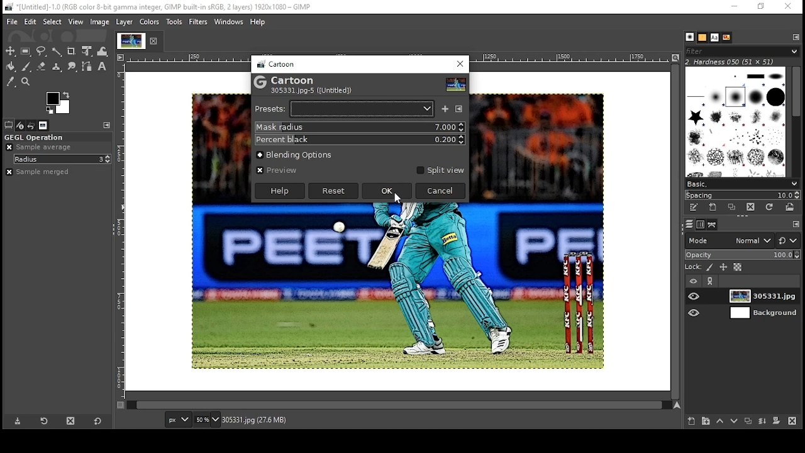  Describe the element at coordinates (333, 191) in the screenshot. I see `reset` at that location.